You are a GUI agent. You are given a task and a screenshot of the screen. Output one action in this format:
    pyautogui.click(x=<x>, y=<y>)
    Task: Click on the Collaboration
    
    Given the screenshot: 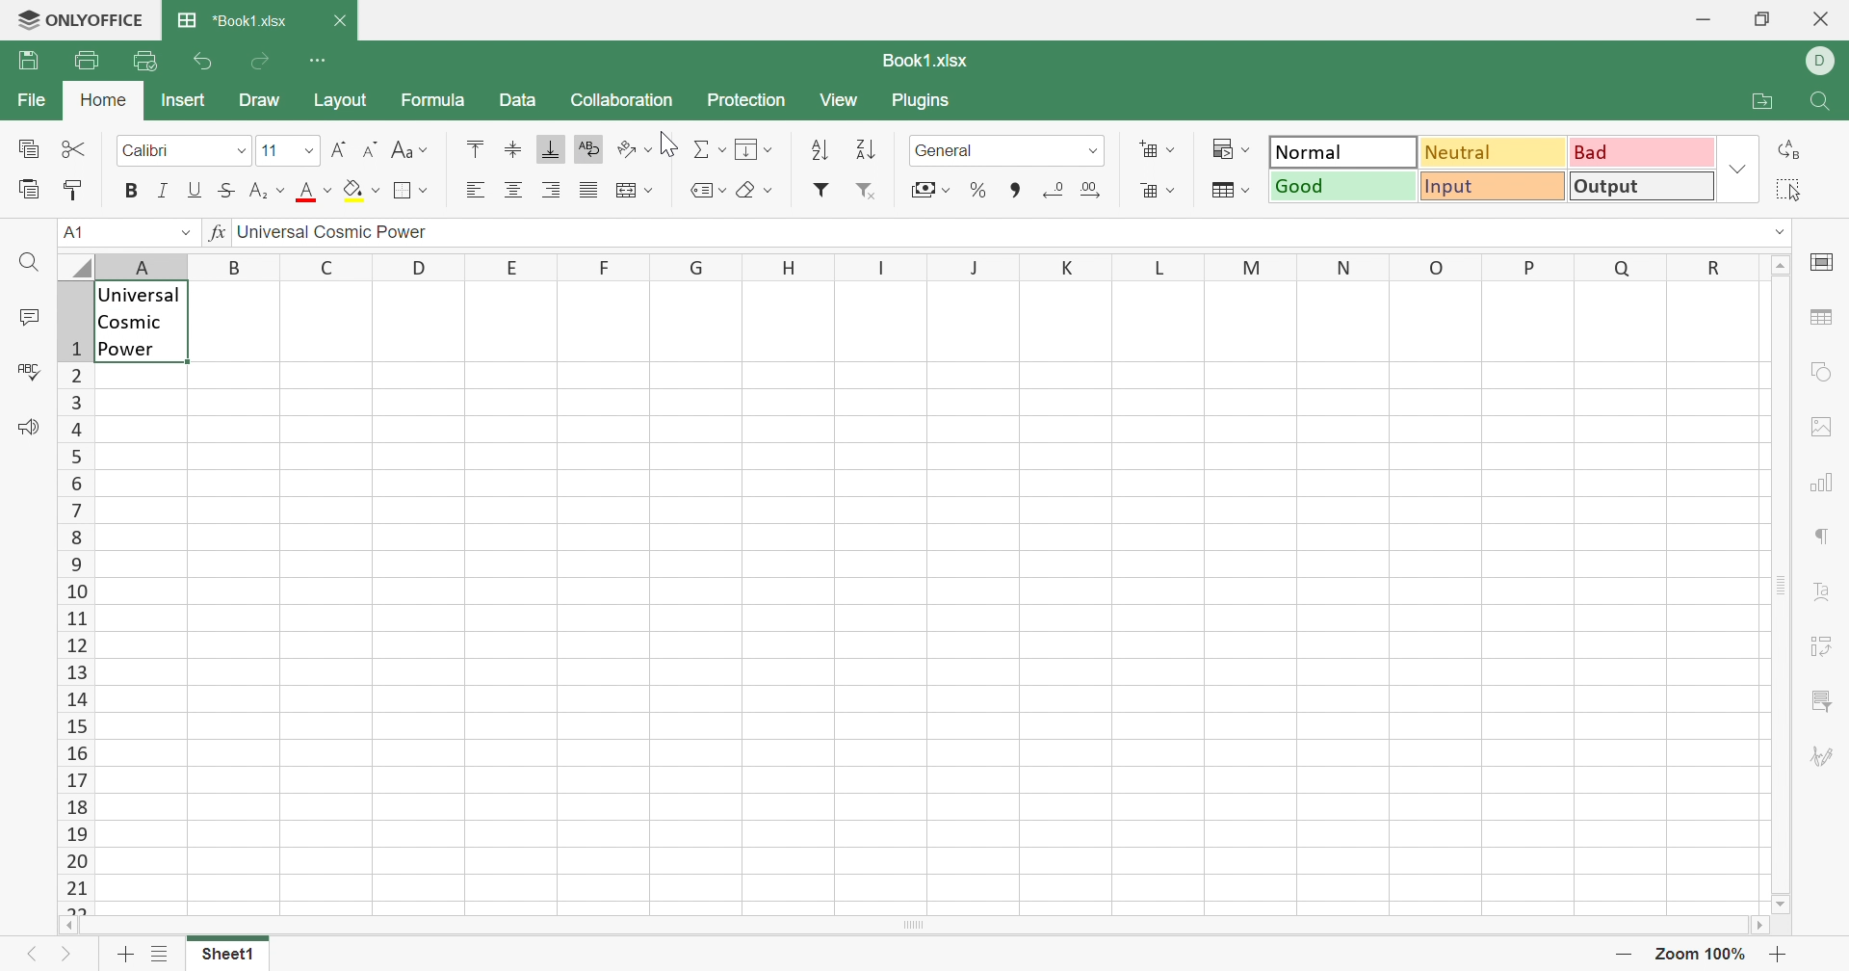 What is the action you would take?
    pyautogui.click(x=626, y=100)
    